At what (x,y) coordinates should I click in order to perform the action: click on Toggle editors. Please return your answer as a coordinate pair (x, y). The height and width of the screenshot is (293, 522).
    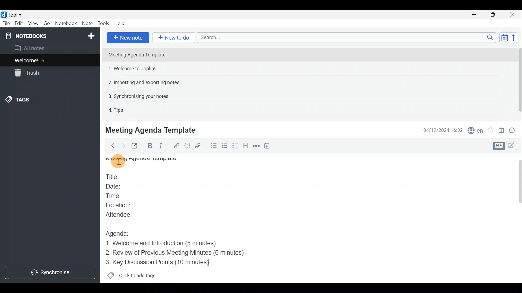
    Looking at the image, I should click on (512, 146).